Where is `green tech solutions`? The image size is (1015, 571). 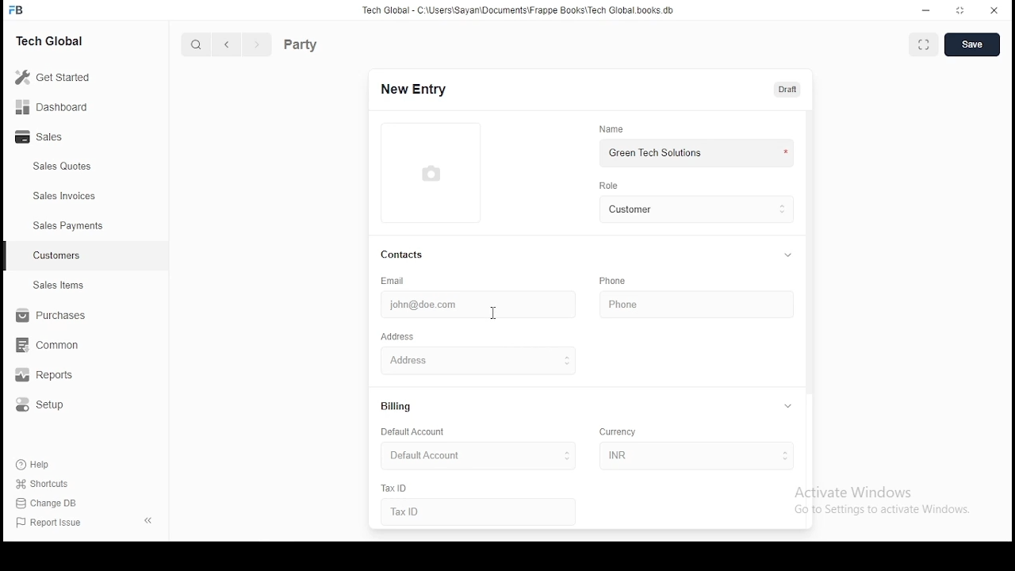
green tech solutions is located at coordinates (695, 151).